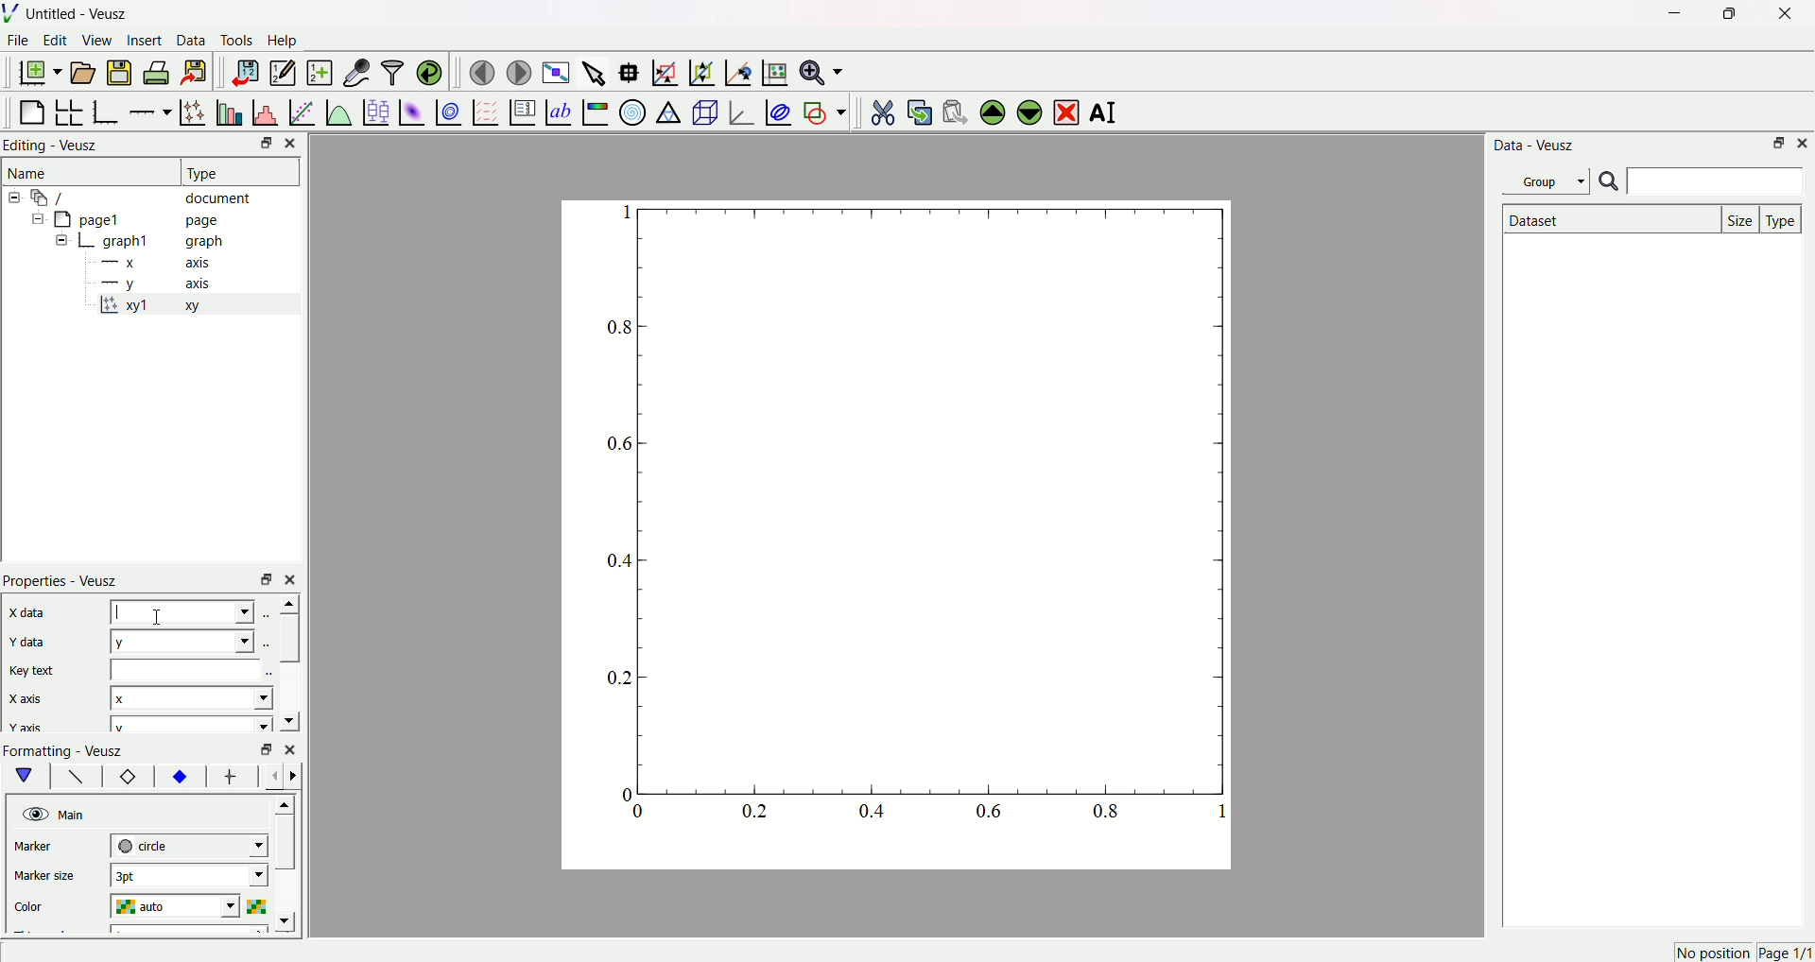 The width and height of the screenshot is (1815, 962). What do you see at coordinates (882, 110) in the screenshot?
I see `cut the widgets` at bounding box center [882, 110].